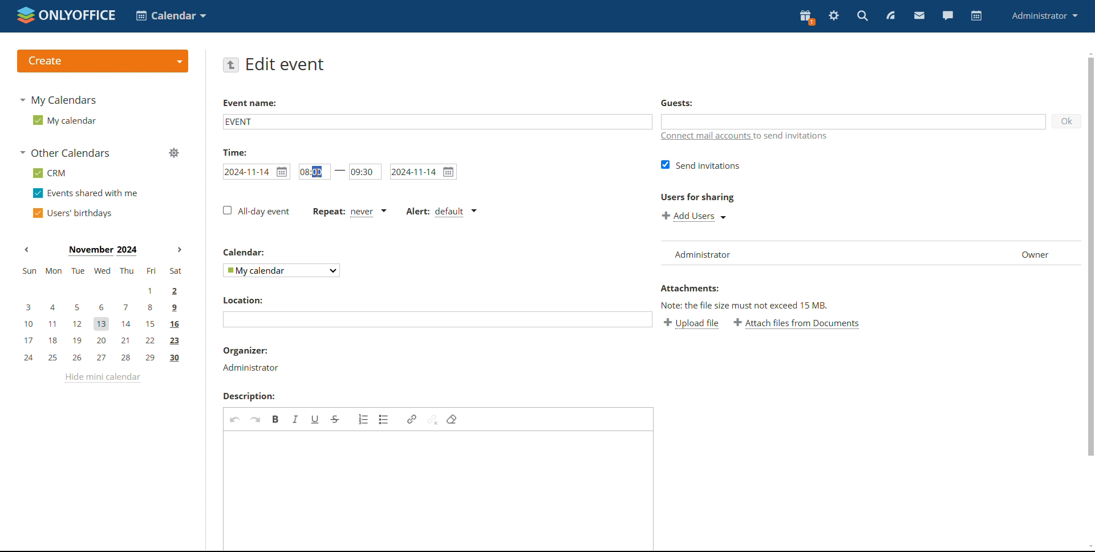 This screenshot has width=1095, height=552. I want to click on feed, so click(891, 16).